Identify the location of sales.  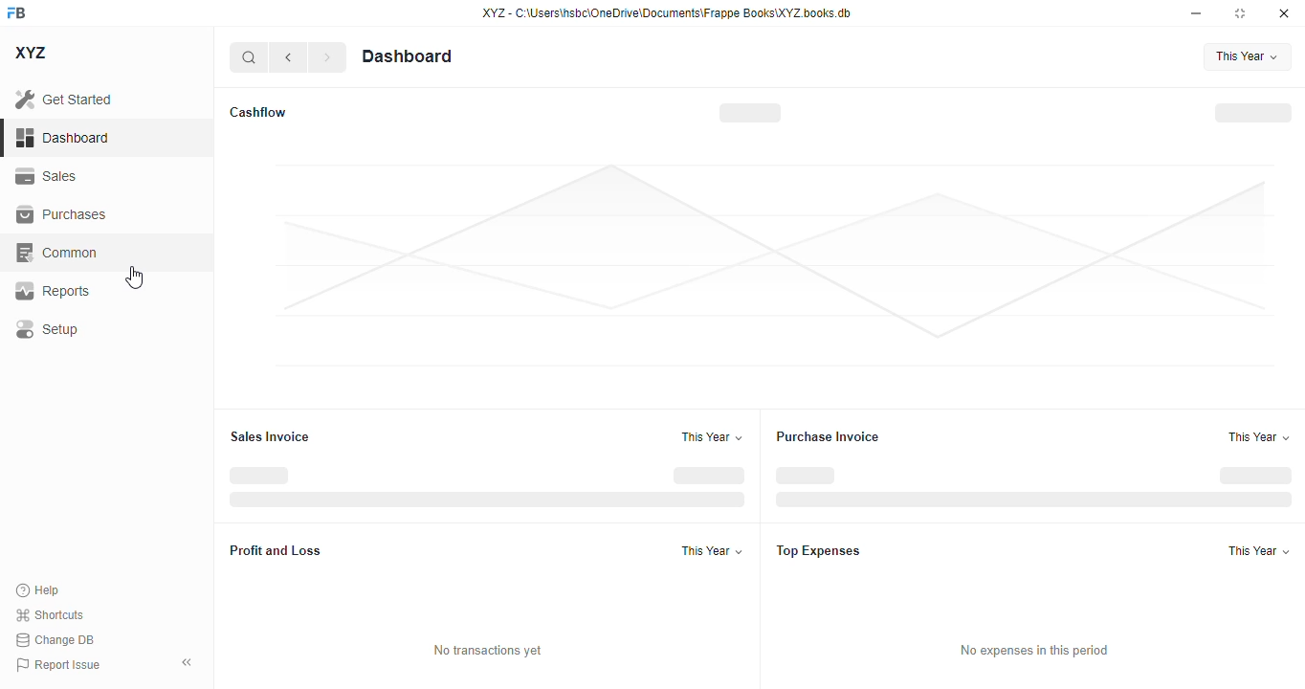
(46, 176).